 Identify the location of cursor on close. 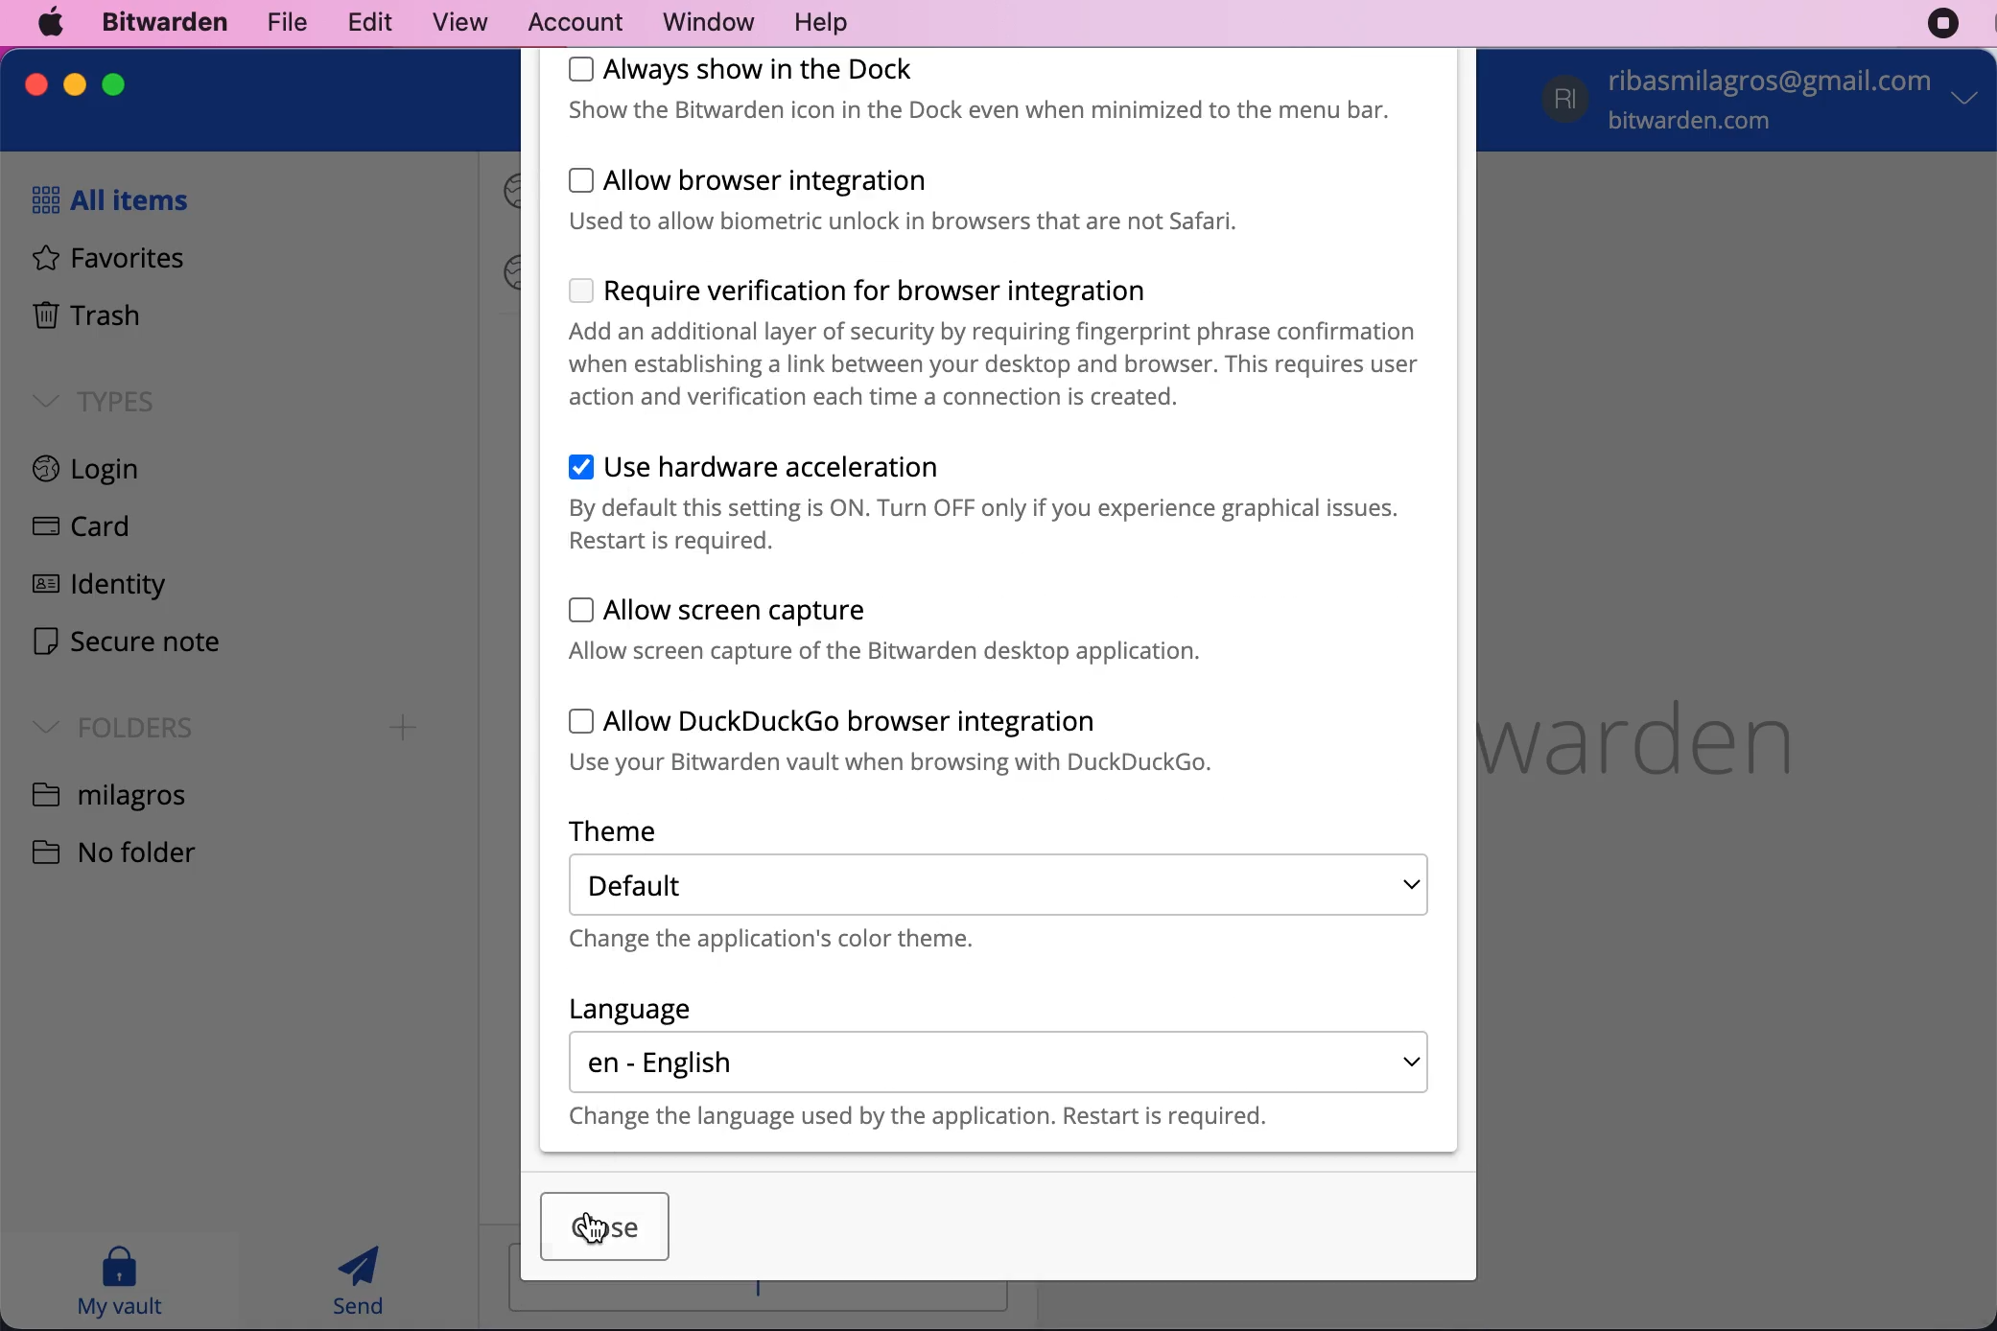
(605, 1226).